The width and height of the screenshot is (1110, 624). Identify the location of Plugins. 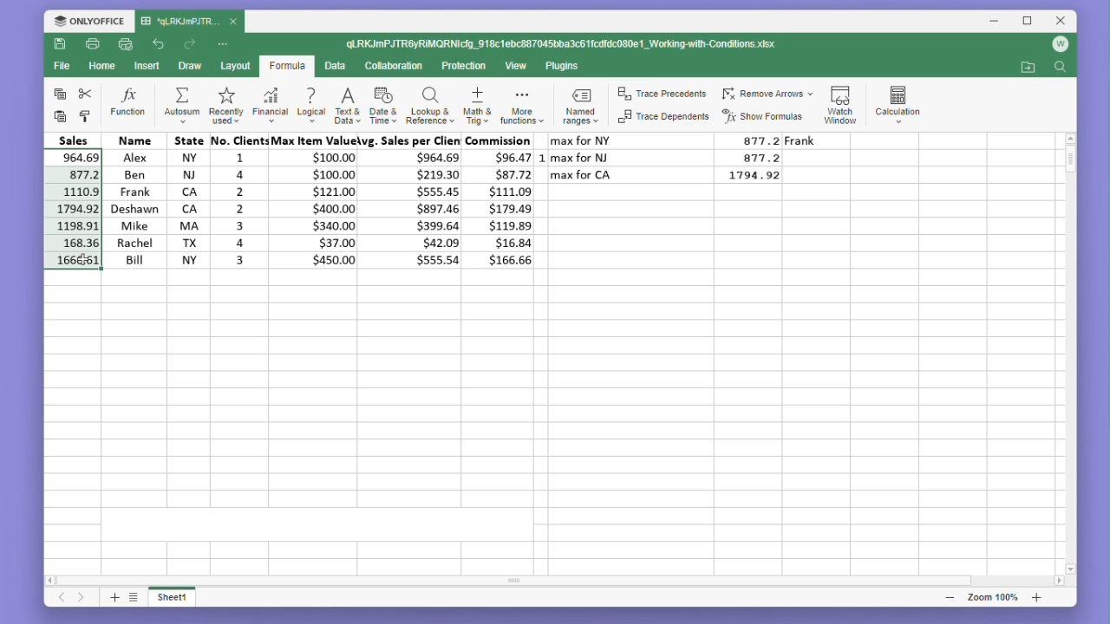
(564, 67).